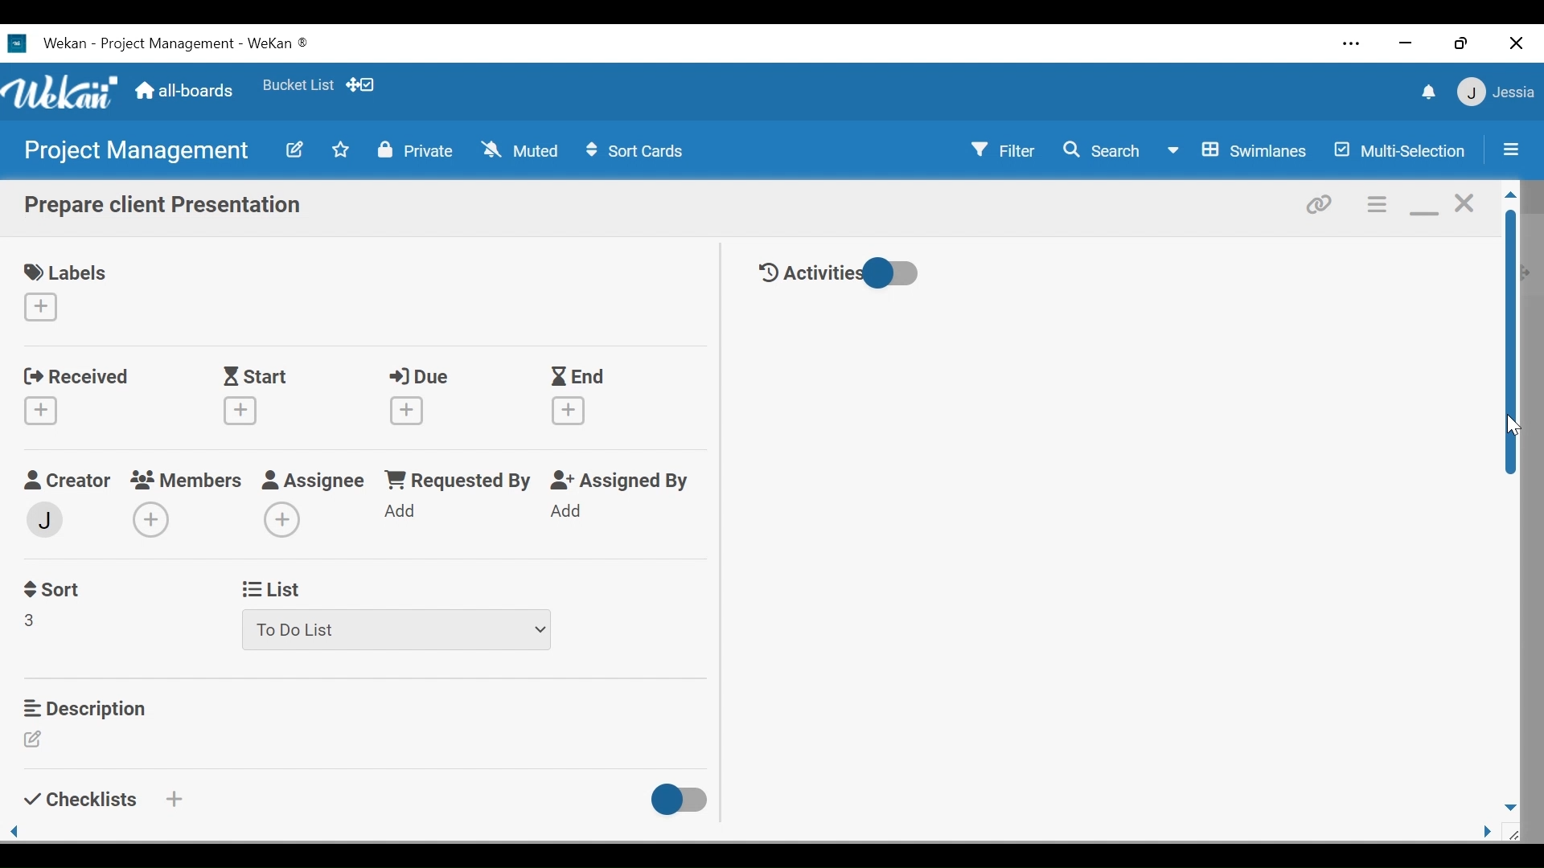 The width and height of the screenshot is (1544, 868). Describe the element at coordinates (578, 375) in the screenshot. I see `End Dtae` at that location.